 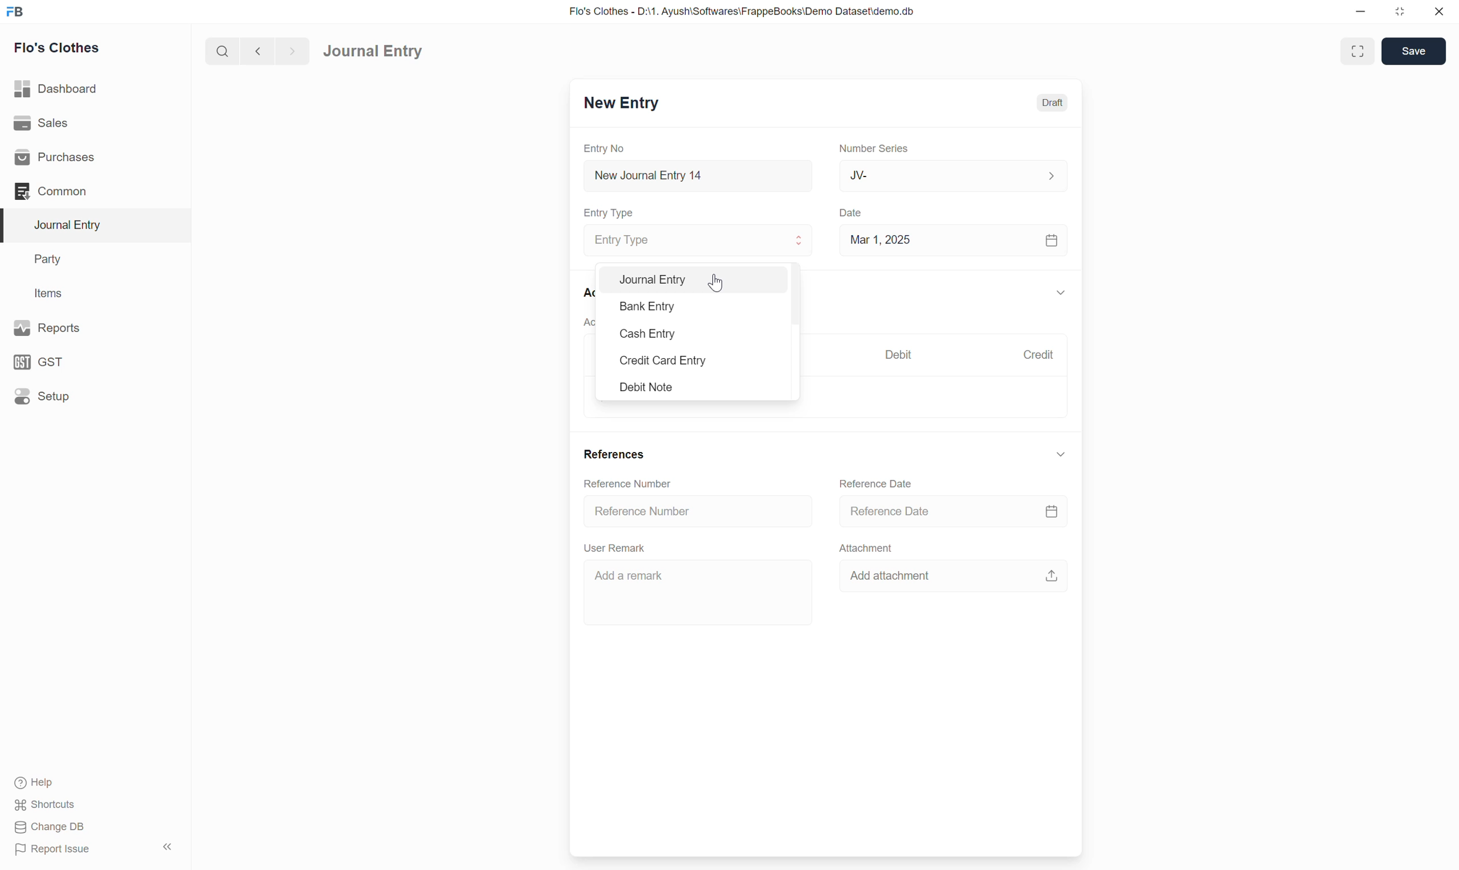 What do you see at coordinates (954, 175) in the screenshot?
I see `JV-` at bounding box center [954, 175].